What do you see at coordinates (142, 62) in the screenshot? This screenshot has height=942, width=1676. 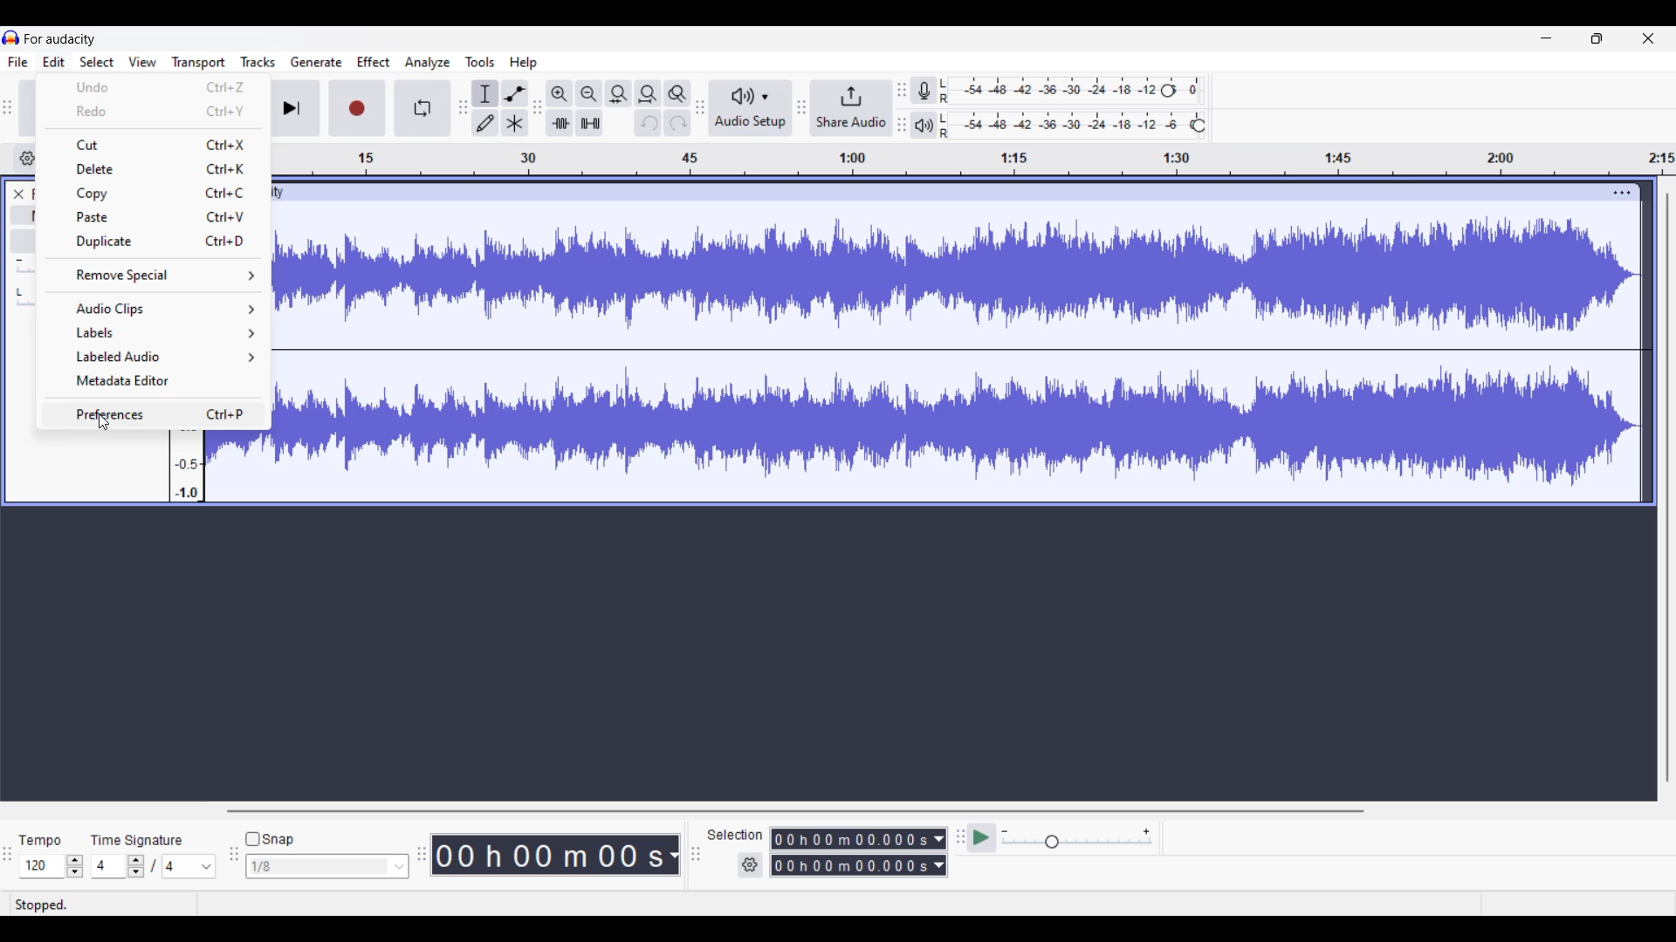 I see `View menu` at bounding box center [142, 62].